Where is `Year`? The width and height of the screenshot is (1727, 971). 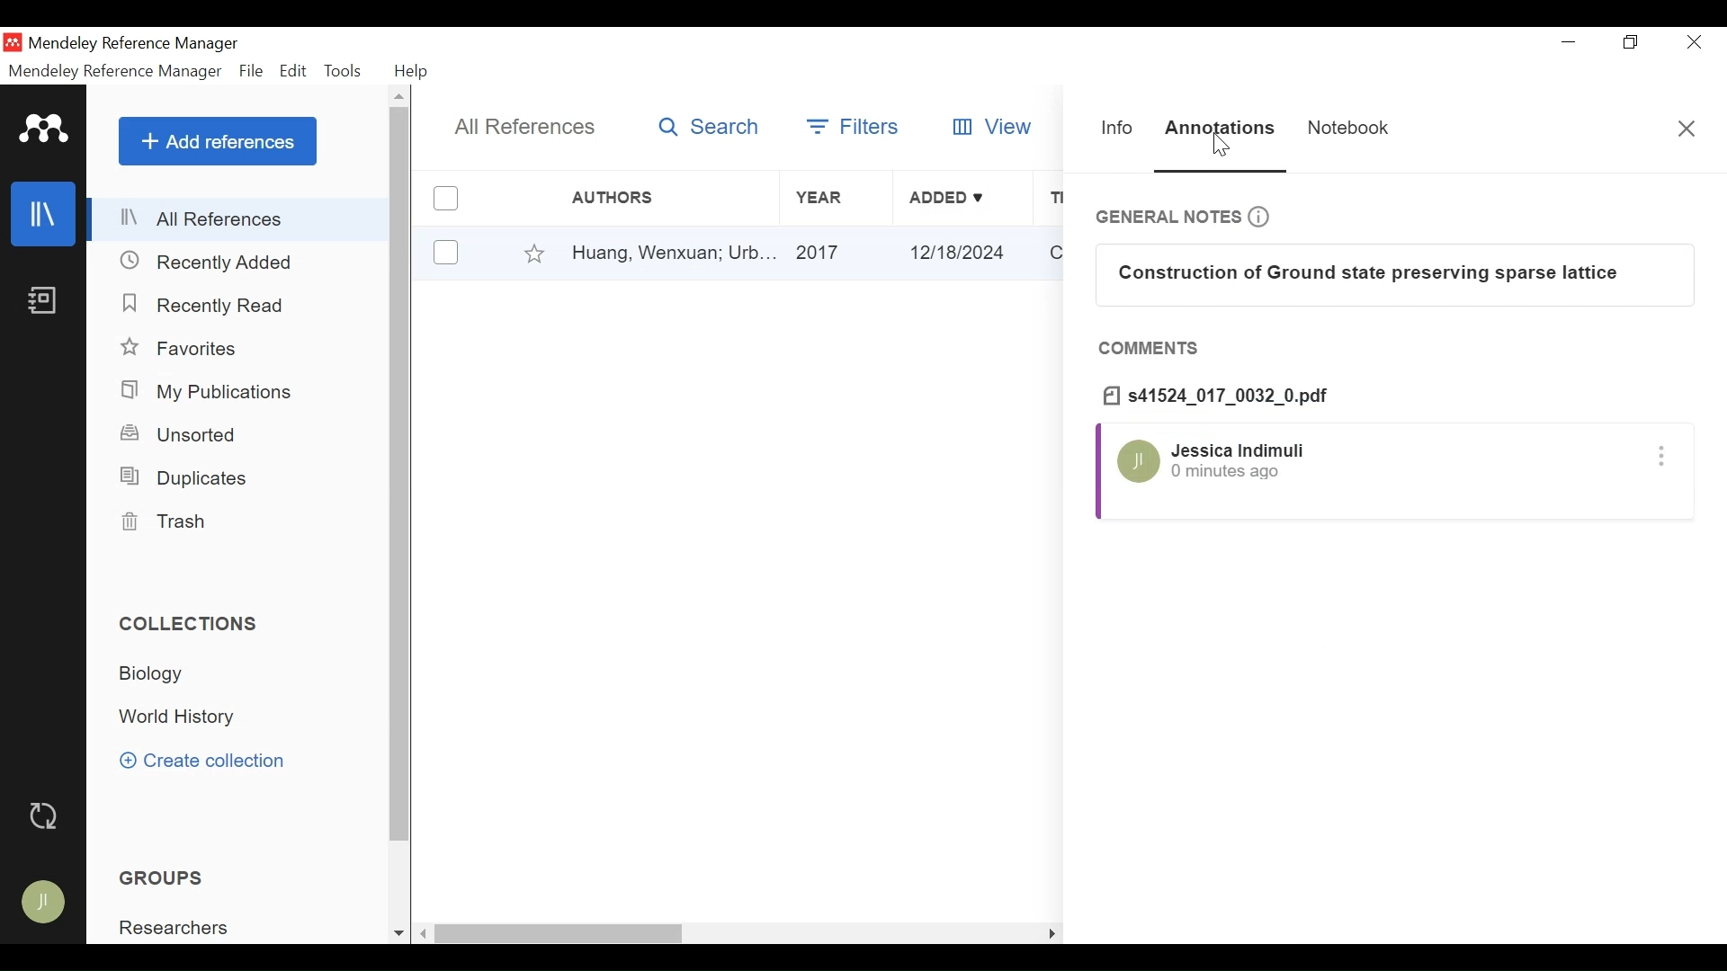
Year is located at coordinates (837, 199).